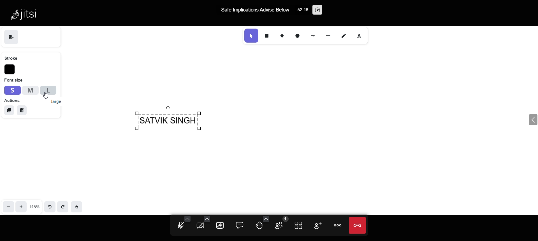 This screenshot has height=241, width=538. What do you see at coordinates (336, 226) in the screenshot?
I see `more actions` at bounding box center [336, 226].